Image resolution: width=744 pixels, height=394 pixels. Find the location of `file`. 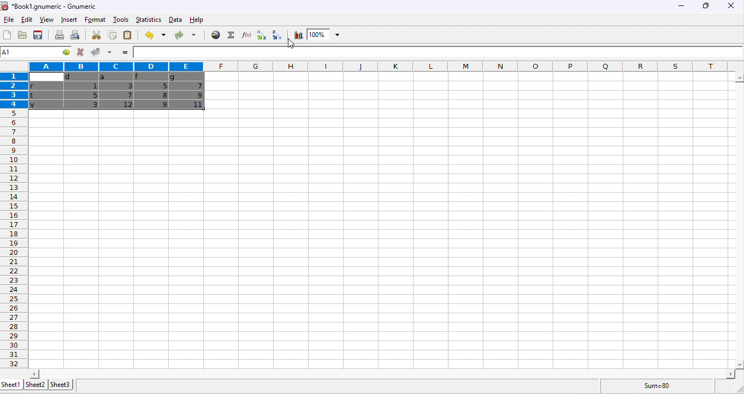

file is located at coordinates (8, 20).